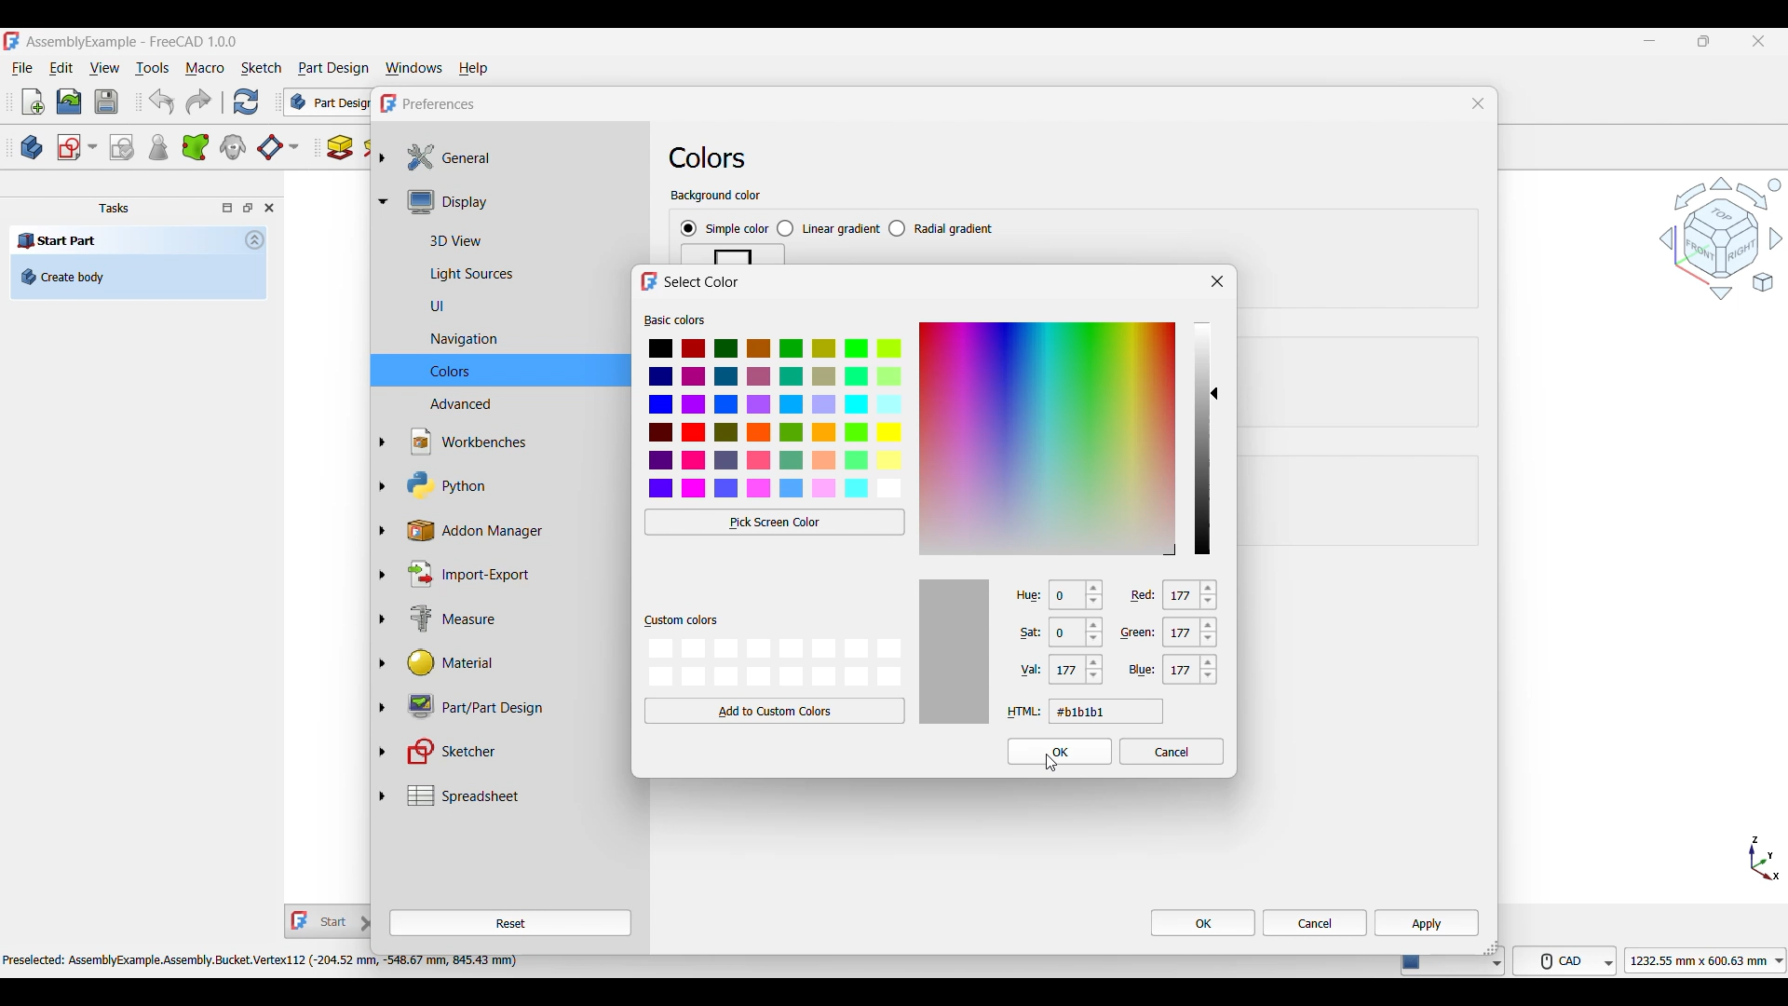  I want to click on Macro menu, so click(205, 69).